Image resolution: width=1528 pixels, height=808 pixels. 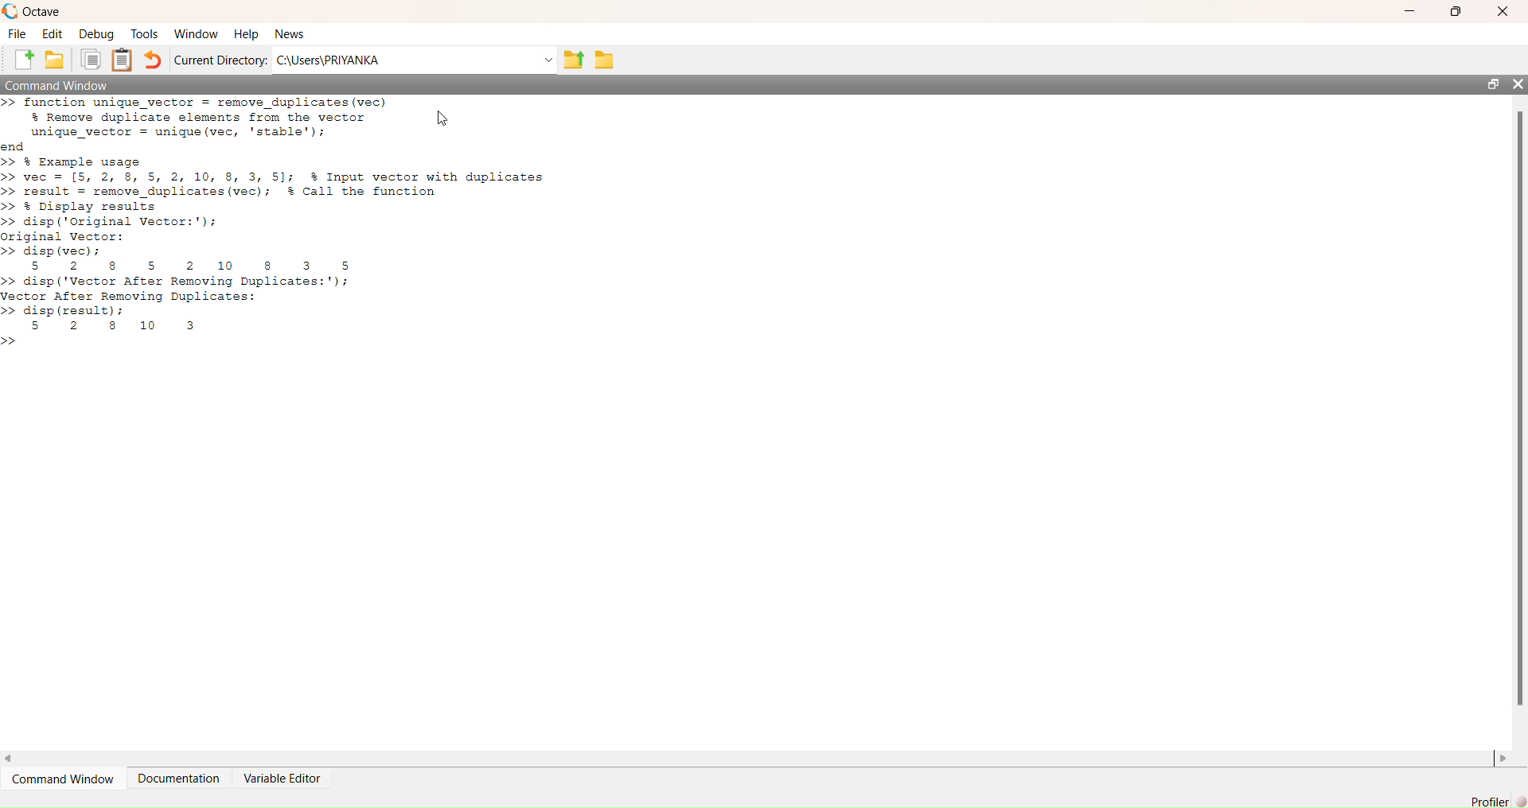 What do you see at coordinates (332, 60) in the screenshot?
I see `C:\Users\PRIYANKA` at bounding box center [332, 60].